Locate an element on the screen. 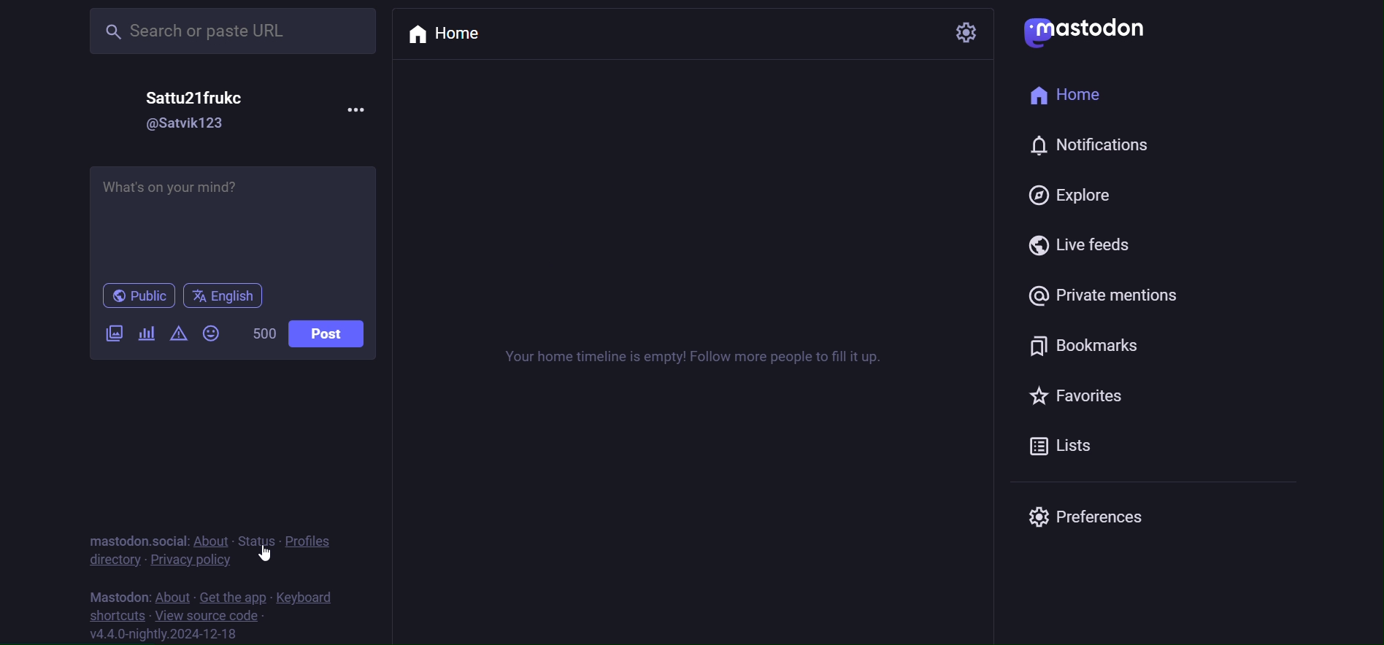 This screenshot has height=645, width=1384. @username is located at coordinates (188, 127).